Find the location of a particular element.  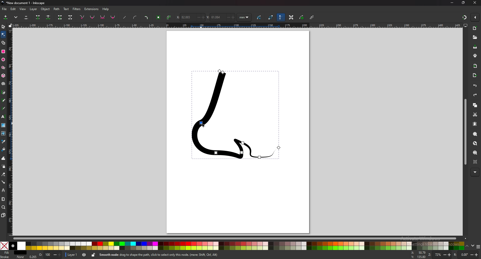

file is located at coordinates (5, 9).